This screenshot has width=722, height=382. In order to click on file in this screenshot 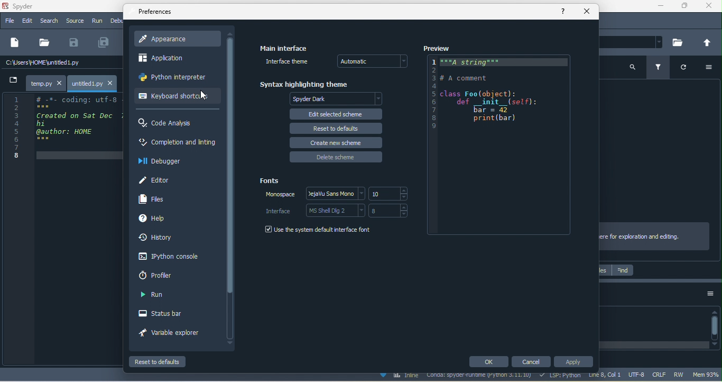, I will do `click(45, 42)`.